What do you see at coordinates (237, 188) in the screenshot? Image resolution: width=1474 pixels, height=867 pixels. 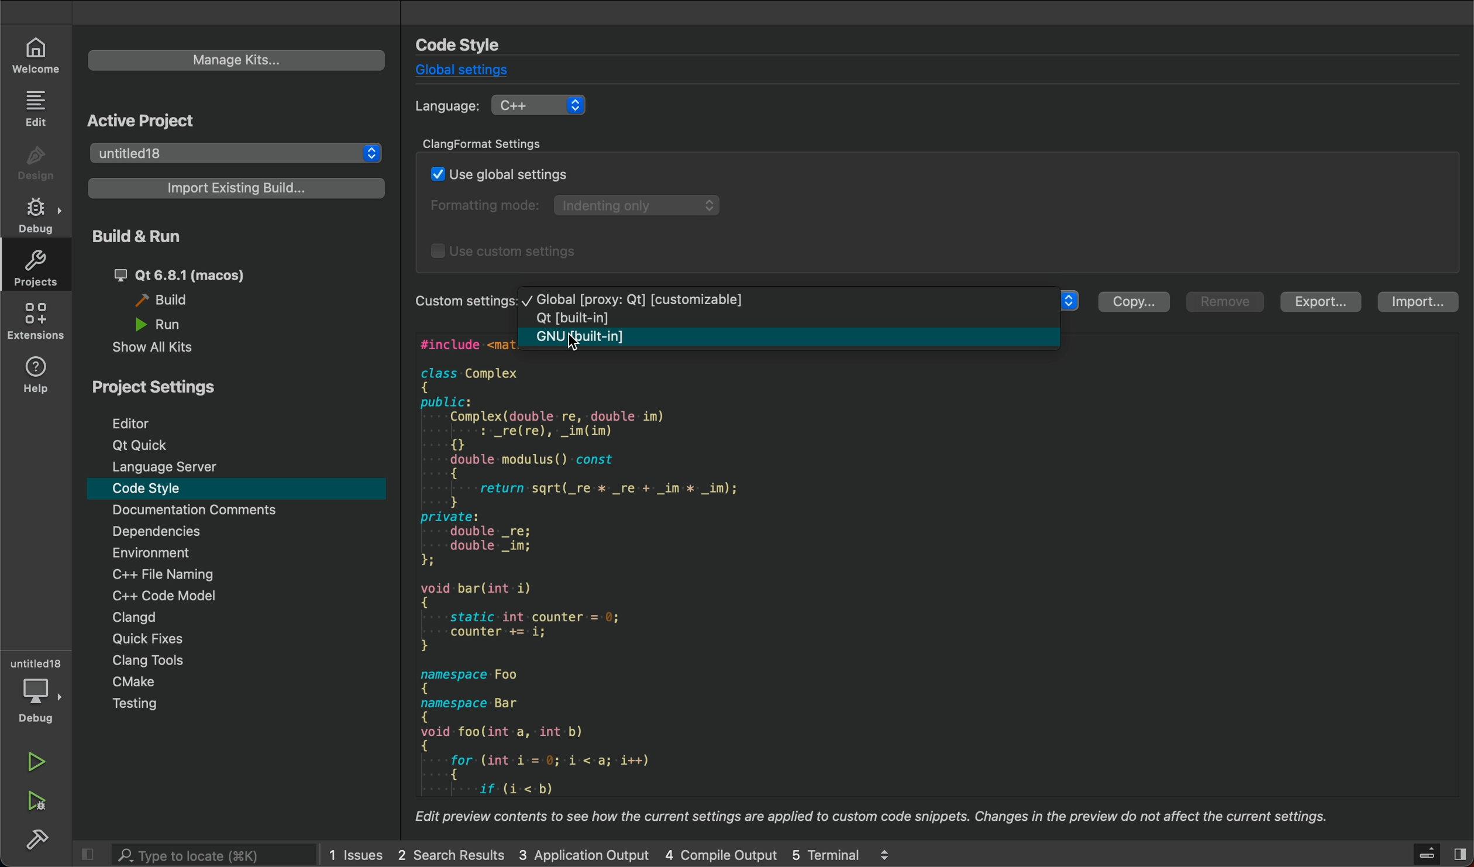 I see `import existing build` at bounding box center [237, 188].